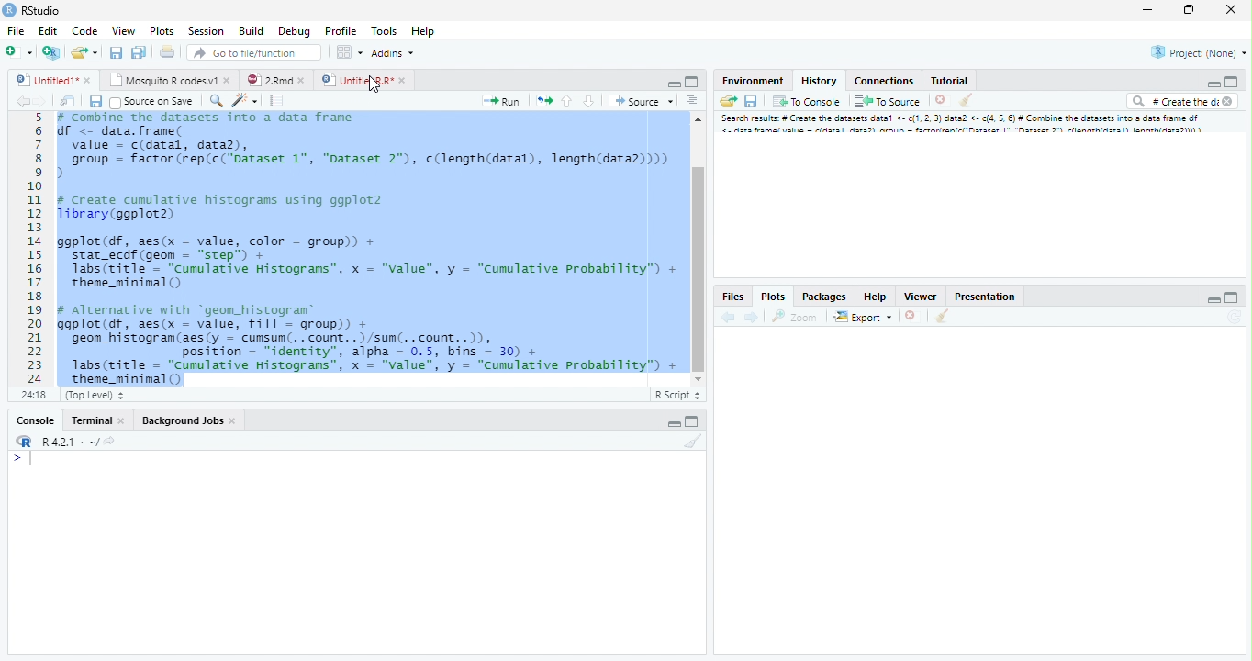 This screenshot has height=661, width=1252. Describe the element at coordinates (190, 420) in the screenshot. I see `Background Jobs` at that location.